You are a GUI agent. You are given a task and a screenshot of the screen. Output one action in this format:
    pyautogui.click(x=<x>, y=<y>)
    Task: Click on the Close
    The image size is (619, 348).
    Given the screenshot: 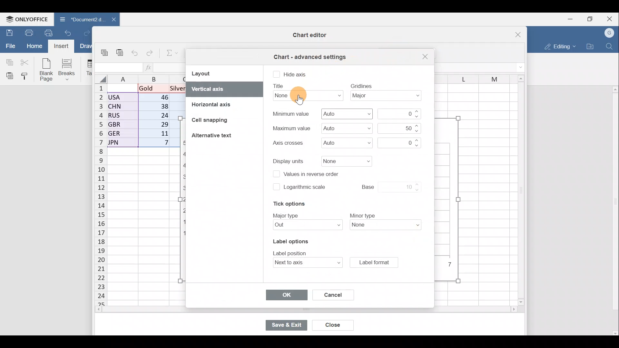 What is the action you would take?
    pyautogui.click(x=514, y=32)
    